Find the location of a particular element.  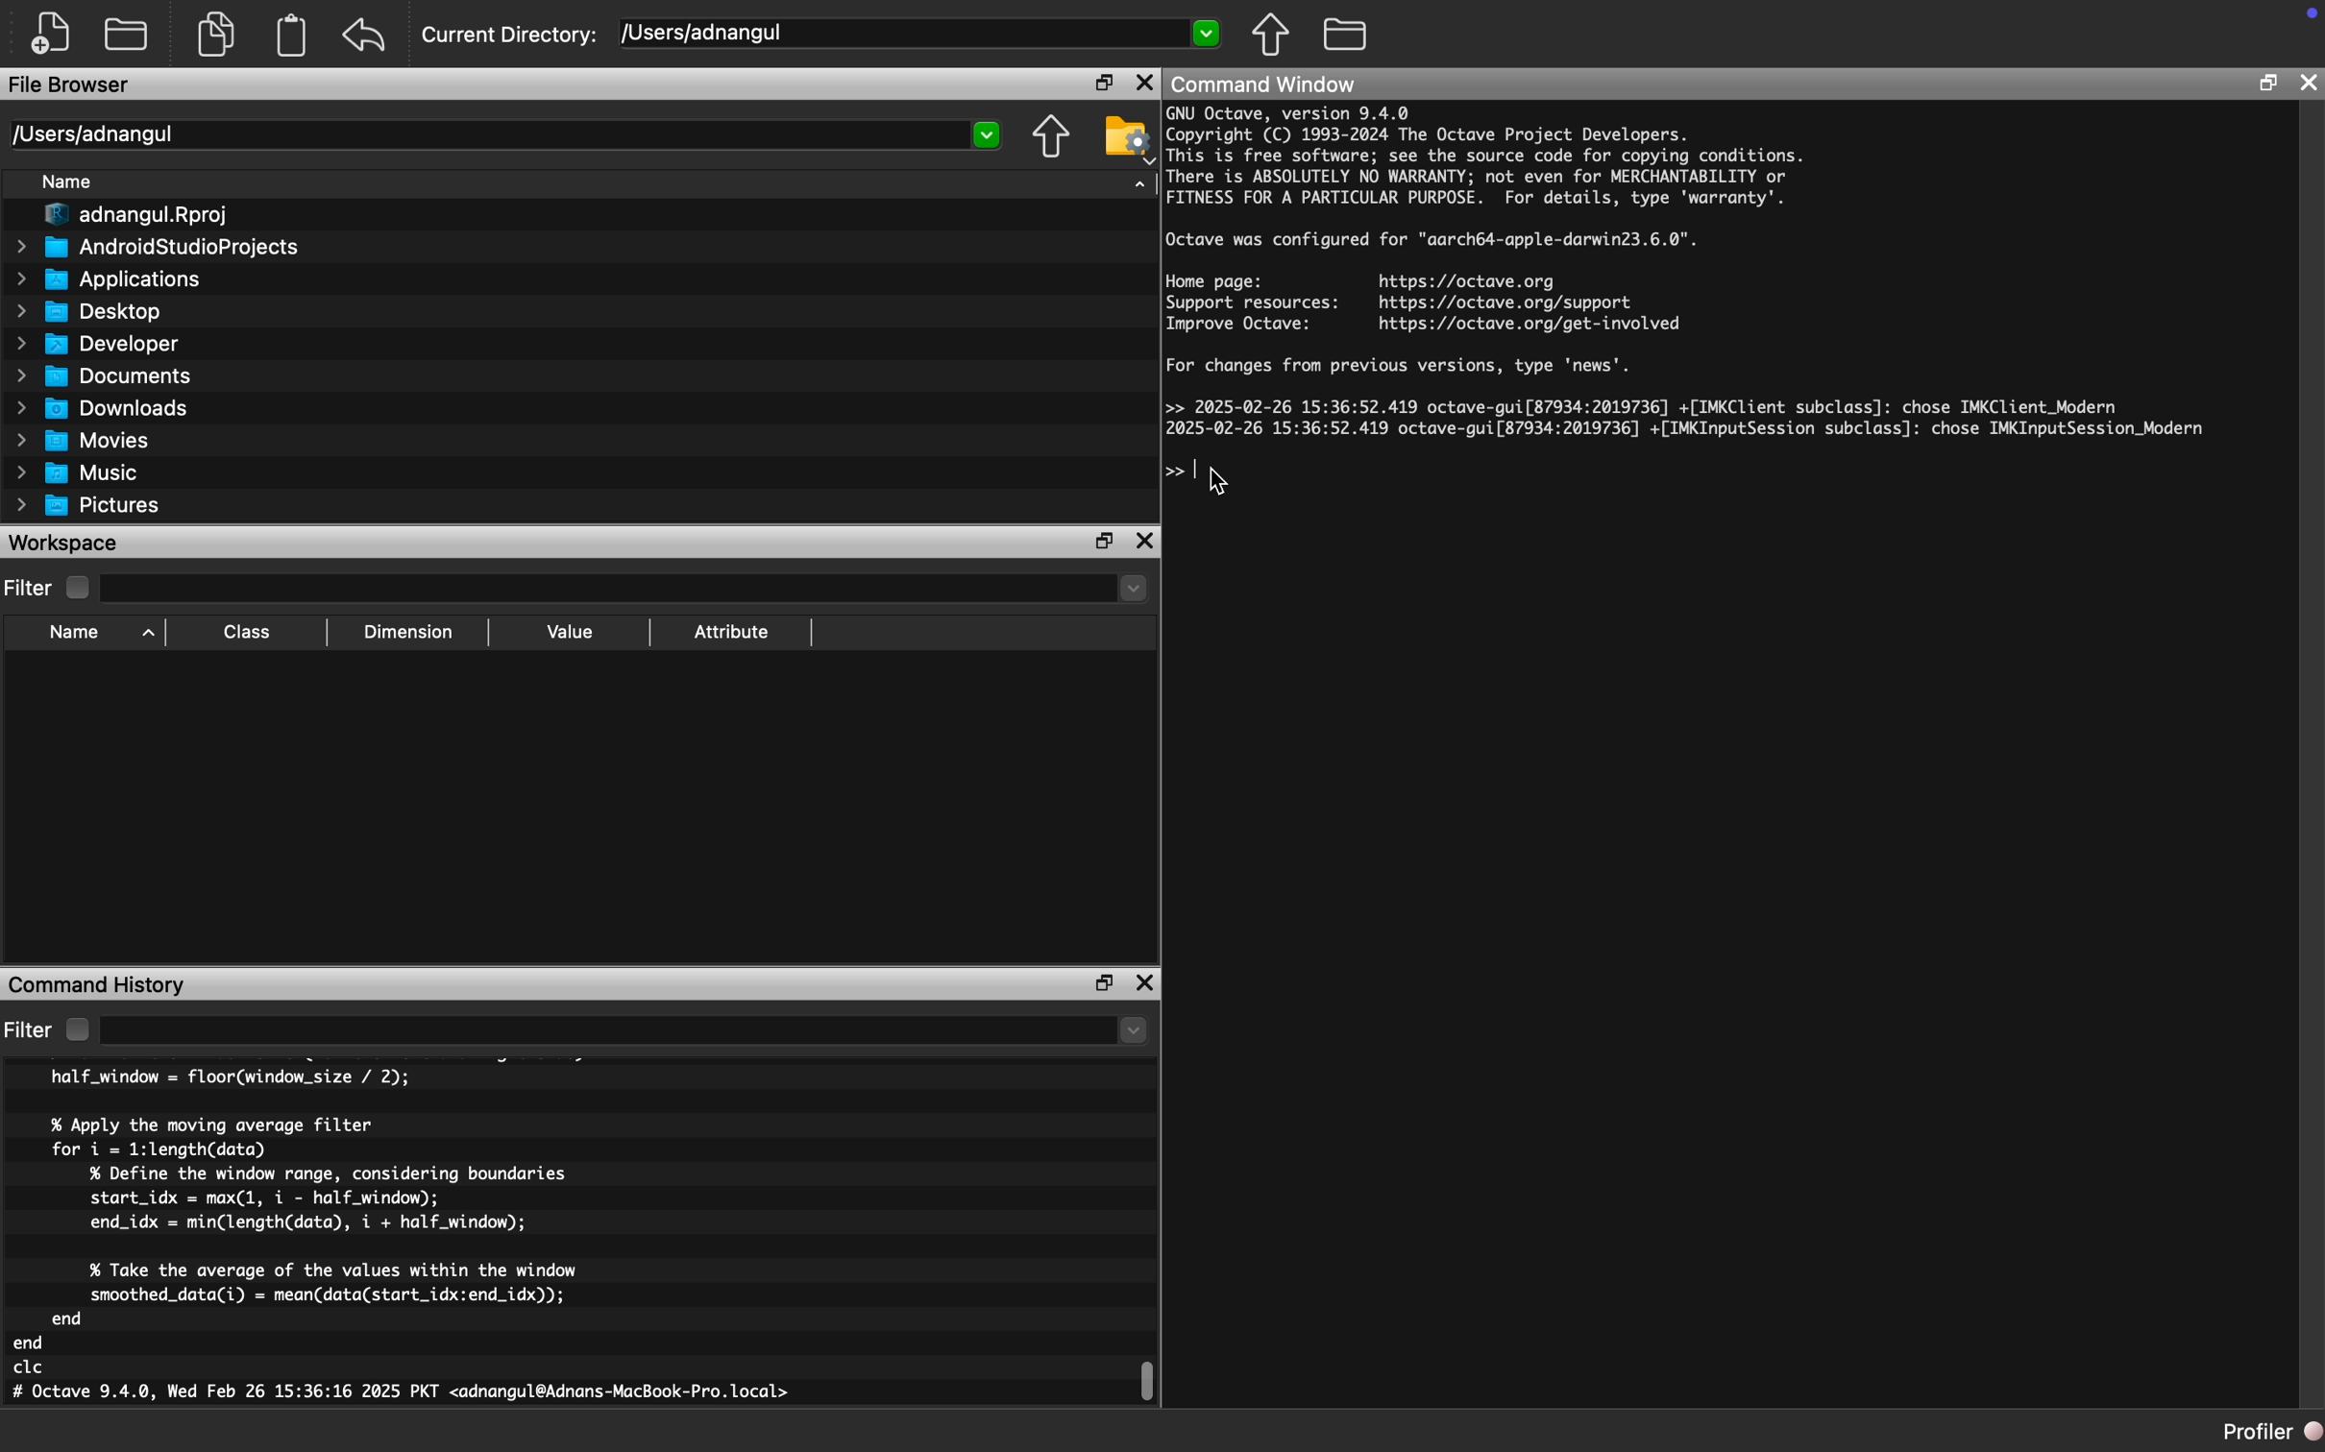

Restore Down is located at coordinates (1107, 984).